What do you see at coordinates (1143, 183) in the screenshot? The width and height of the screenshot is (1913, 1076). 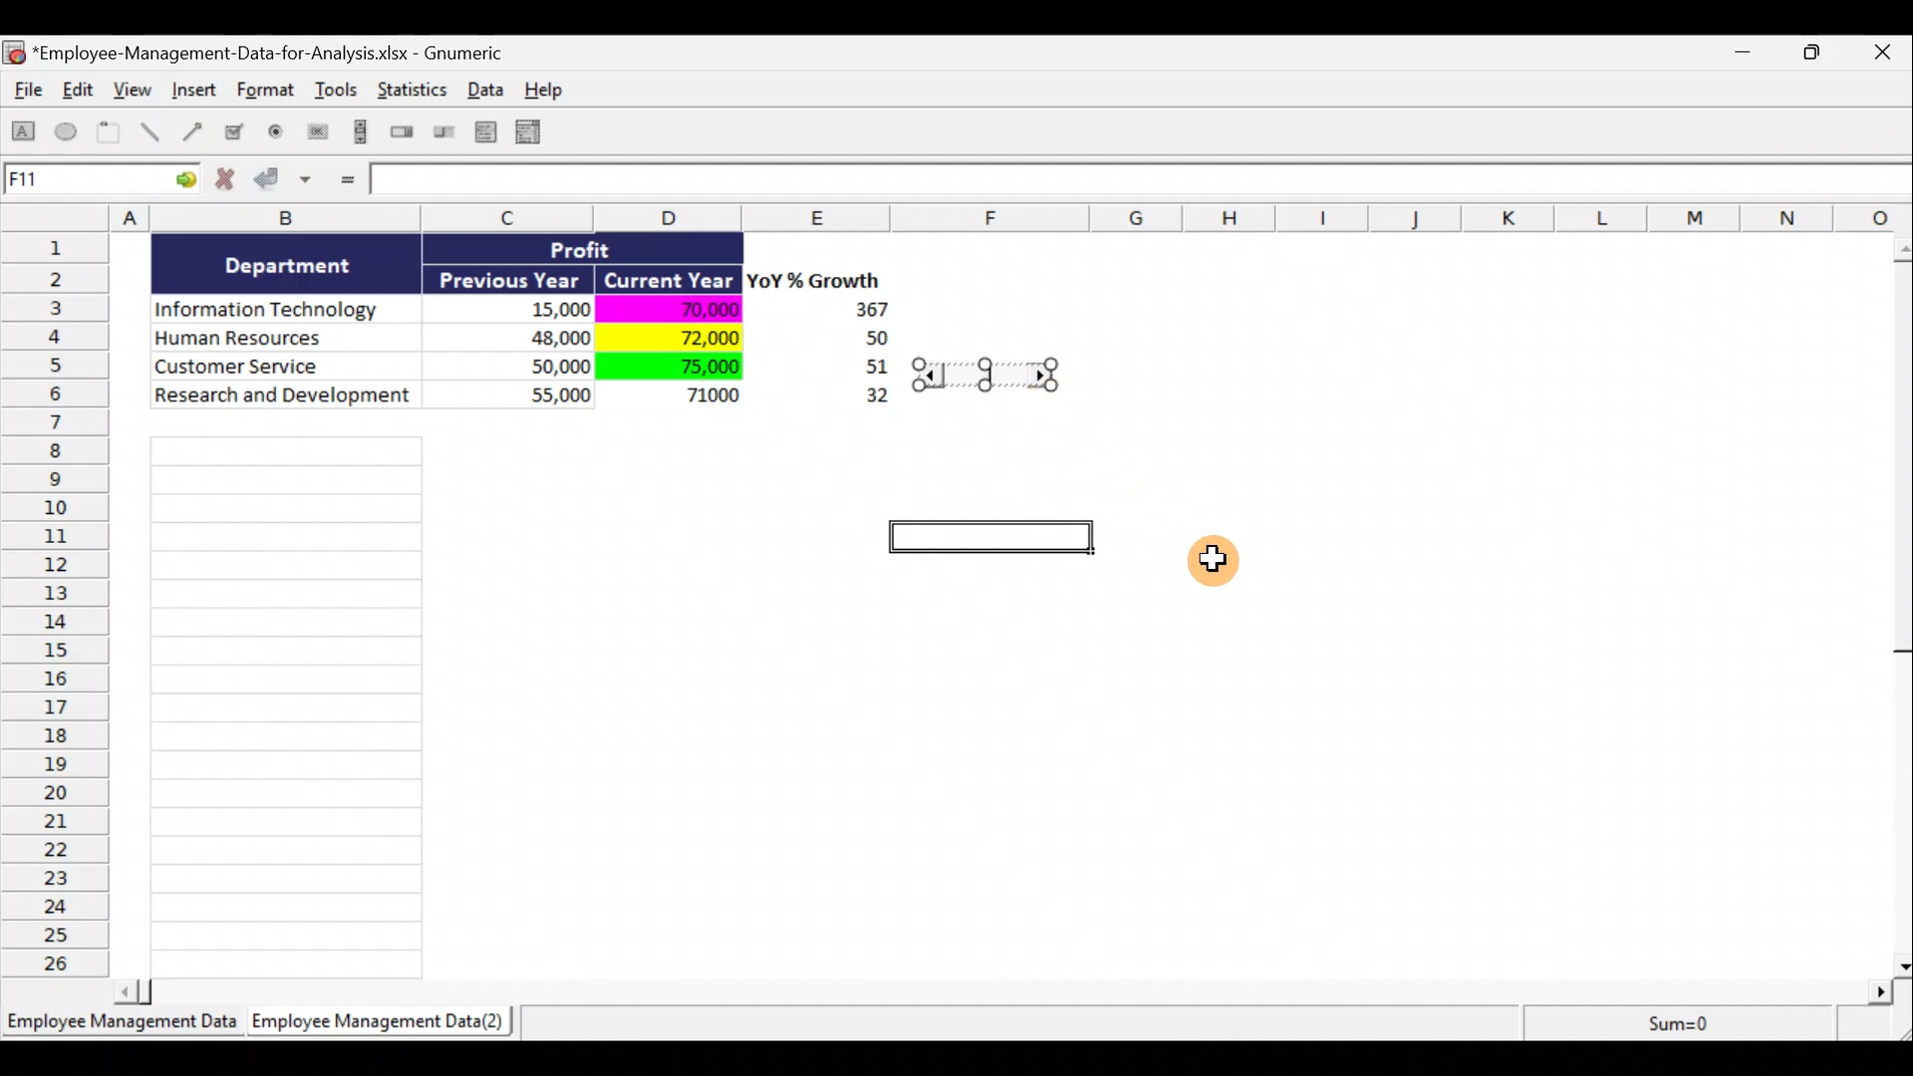 I see `Formula bar` at bounding box center [1143, 183].